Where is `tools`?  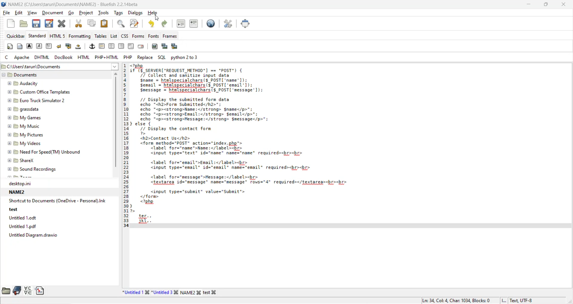 tools is located at coordinates (104, 13).